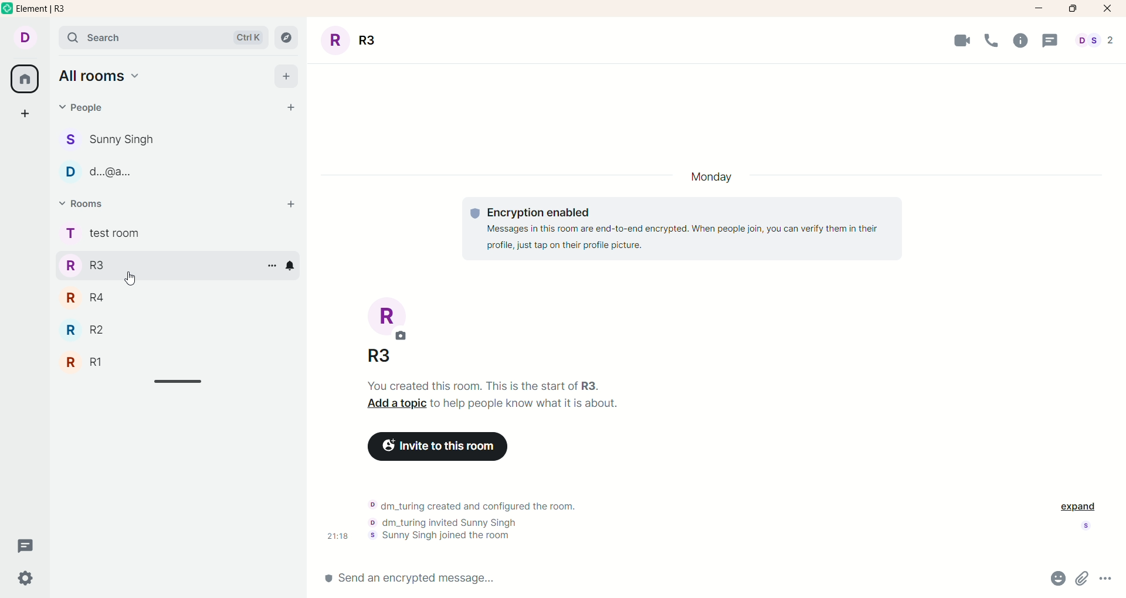  Describe the element at coordinates (389, 334) in the screenshot. I see `room title` at that location.